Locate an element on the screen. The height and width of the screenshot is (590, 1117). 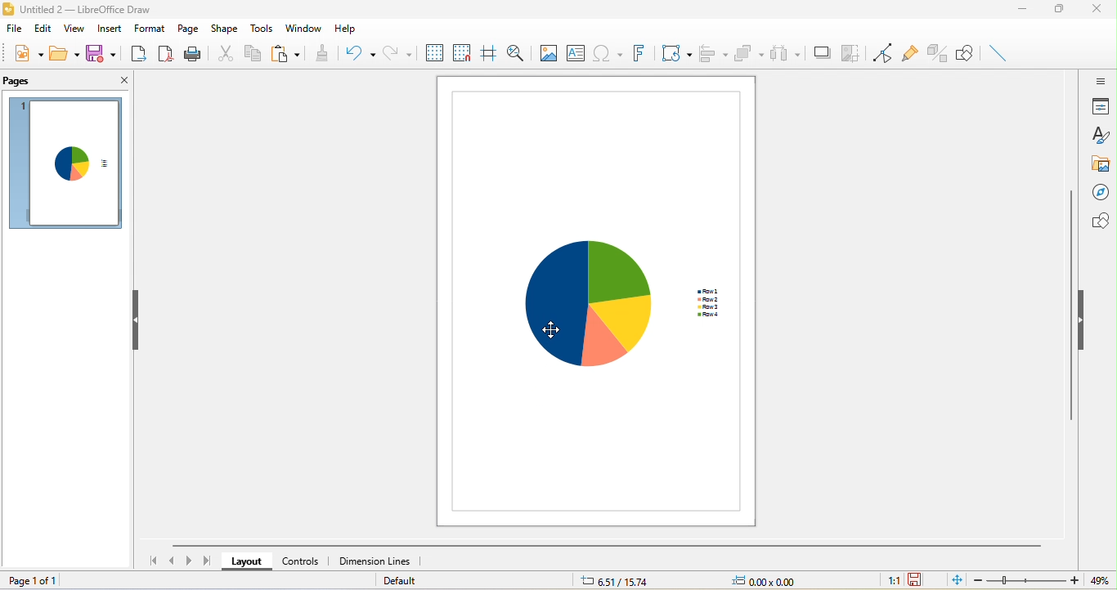
display grid is located at coordinates (435, 52).